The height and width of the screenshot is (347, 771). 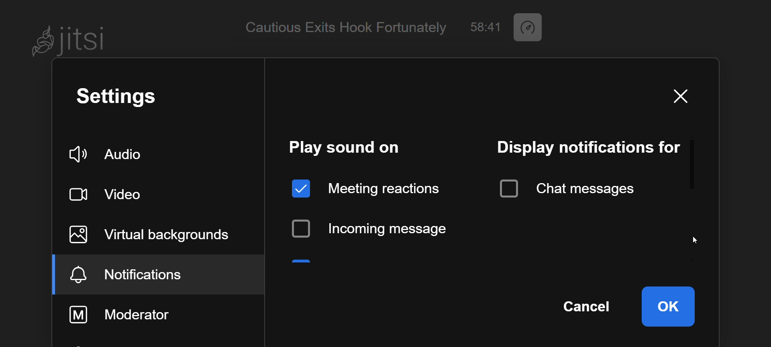 I want to click on meeting reaction, so click(x=364, y=188).